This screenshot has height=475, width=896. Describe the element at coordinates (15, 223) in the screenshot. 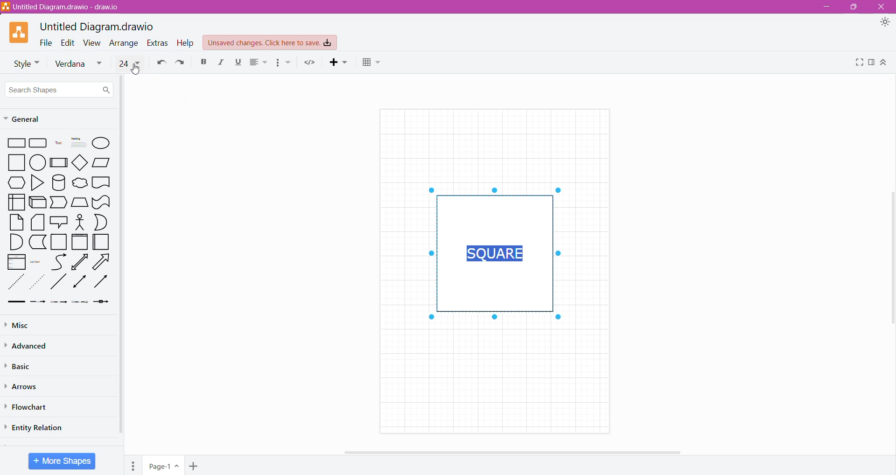

I see `Paper Sheet` at that location.